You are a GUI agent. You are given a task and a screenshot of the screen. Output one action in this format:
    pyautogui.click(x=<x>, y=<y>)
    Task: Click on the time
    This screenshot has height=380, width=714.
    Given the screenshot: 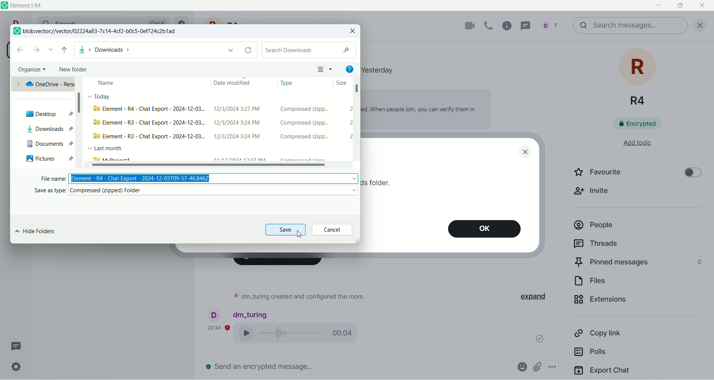 What is the action you would take?
    pyautogui.click(x=219, y=327)
    